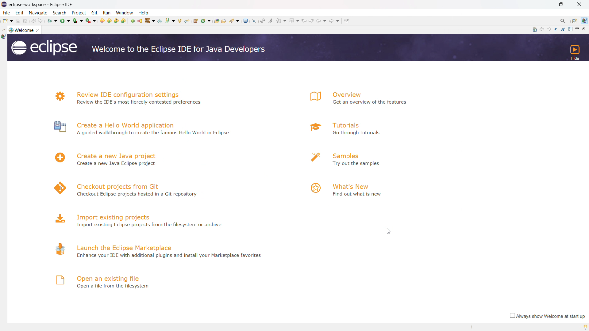 The image size is (589, 331). I want to click on search, so click(60, 13).